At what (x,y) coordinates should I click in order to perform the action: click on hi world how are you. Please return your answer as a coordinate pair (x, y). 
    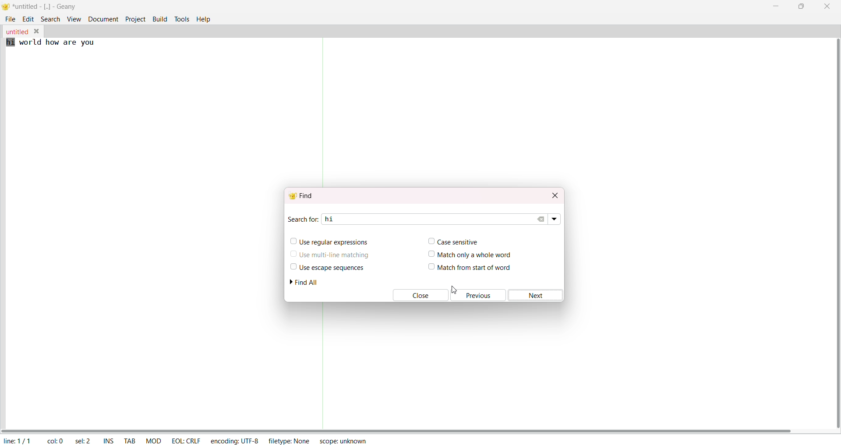
    Looking at the image, I should click on (52, 43).